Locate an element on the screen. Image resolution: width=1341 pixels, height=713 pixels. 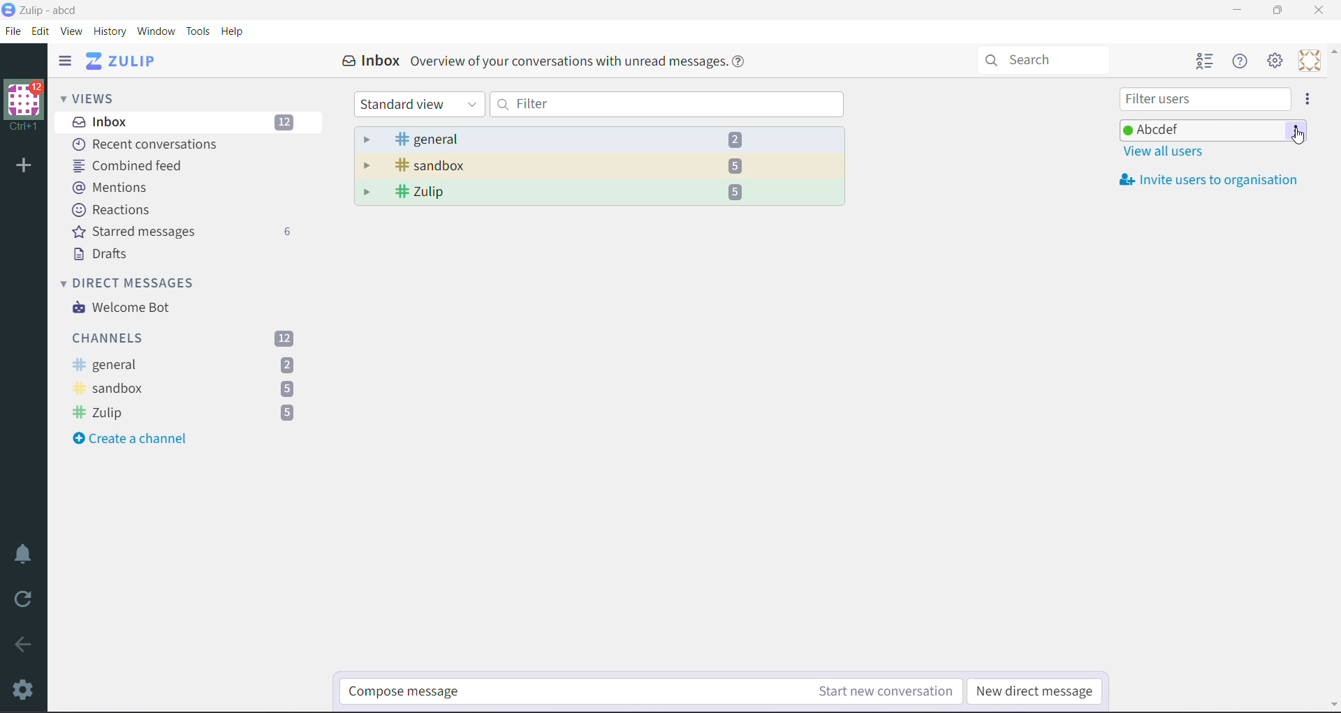
Go back is located at coordinates (24, 645).